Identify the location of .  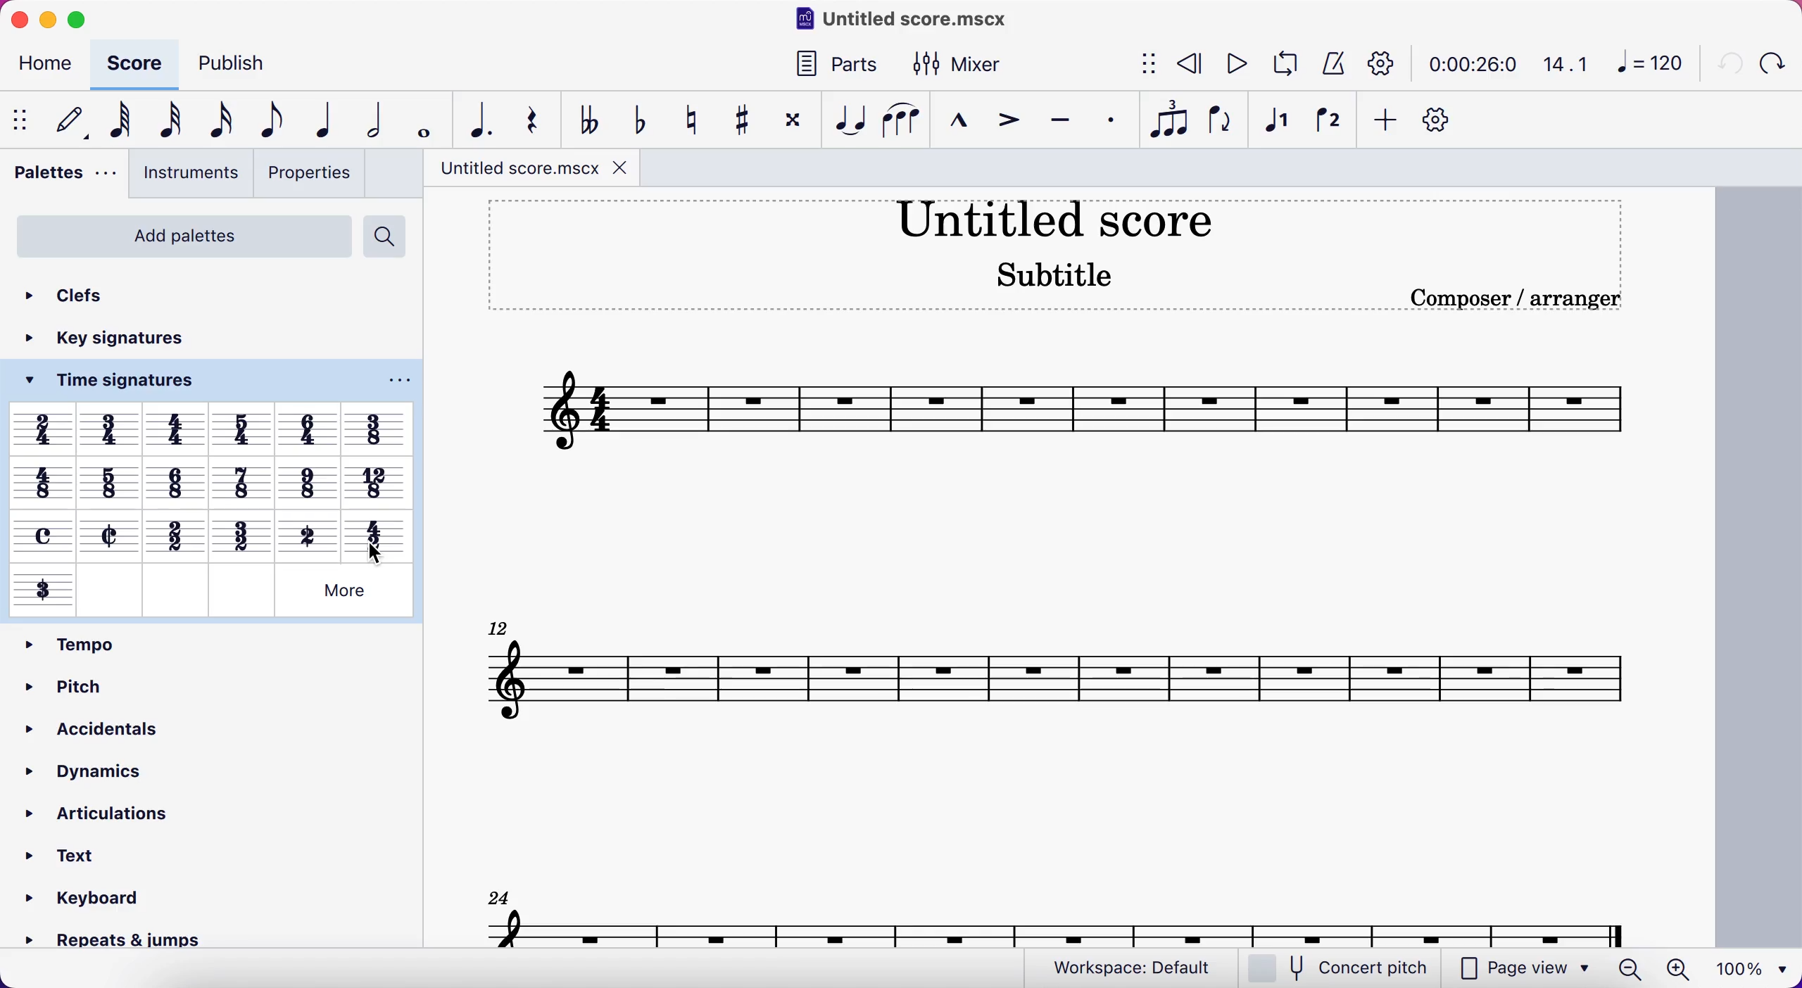
(177, 428).